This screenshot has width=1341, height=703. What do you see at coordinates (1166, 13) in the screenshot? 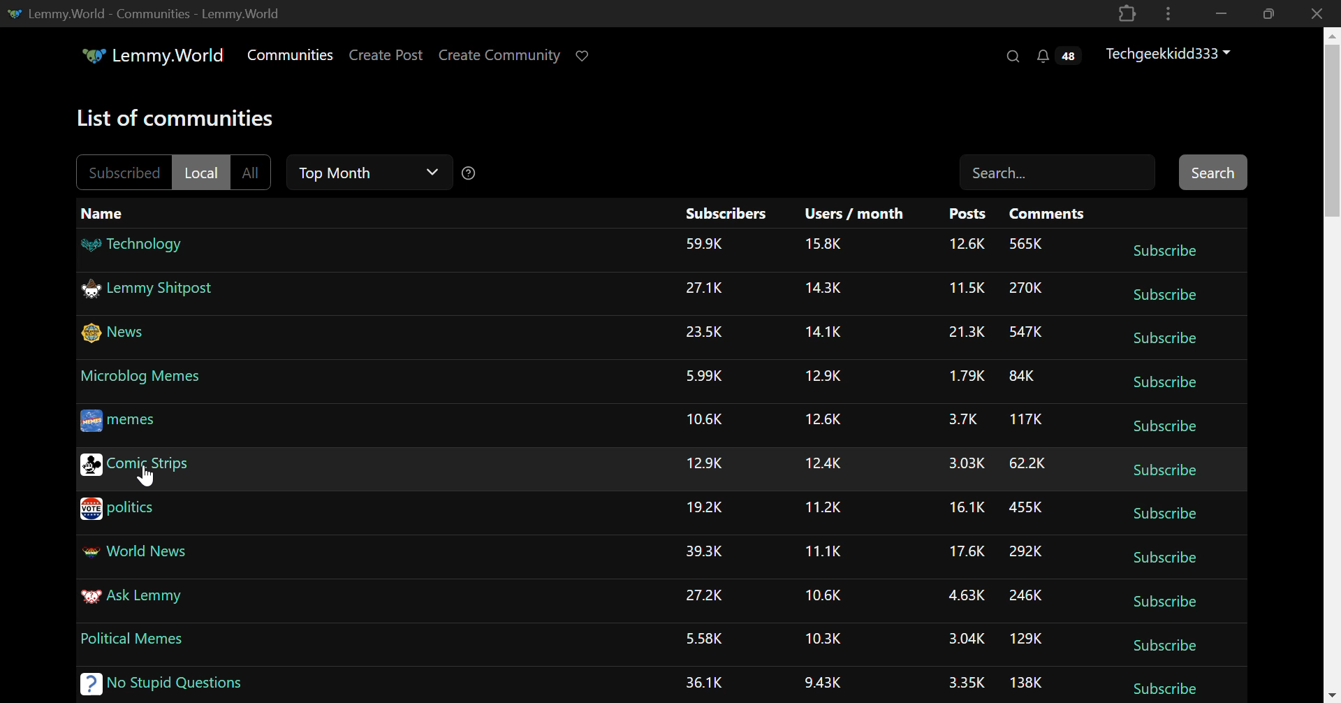
I see `Options Menu` at bounding box center [1166, 13].